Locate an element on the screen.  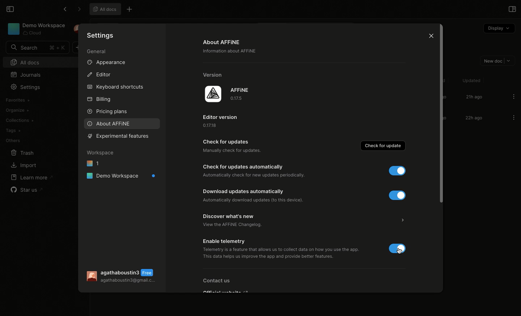
Updated is located at coordinates (470, 80).